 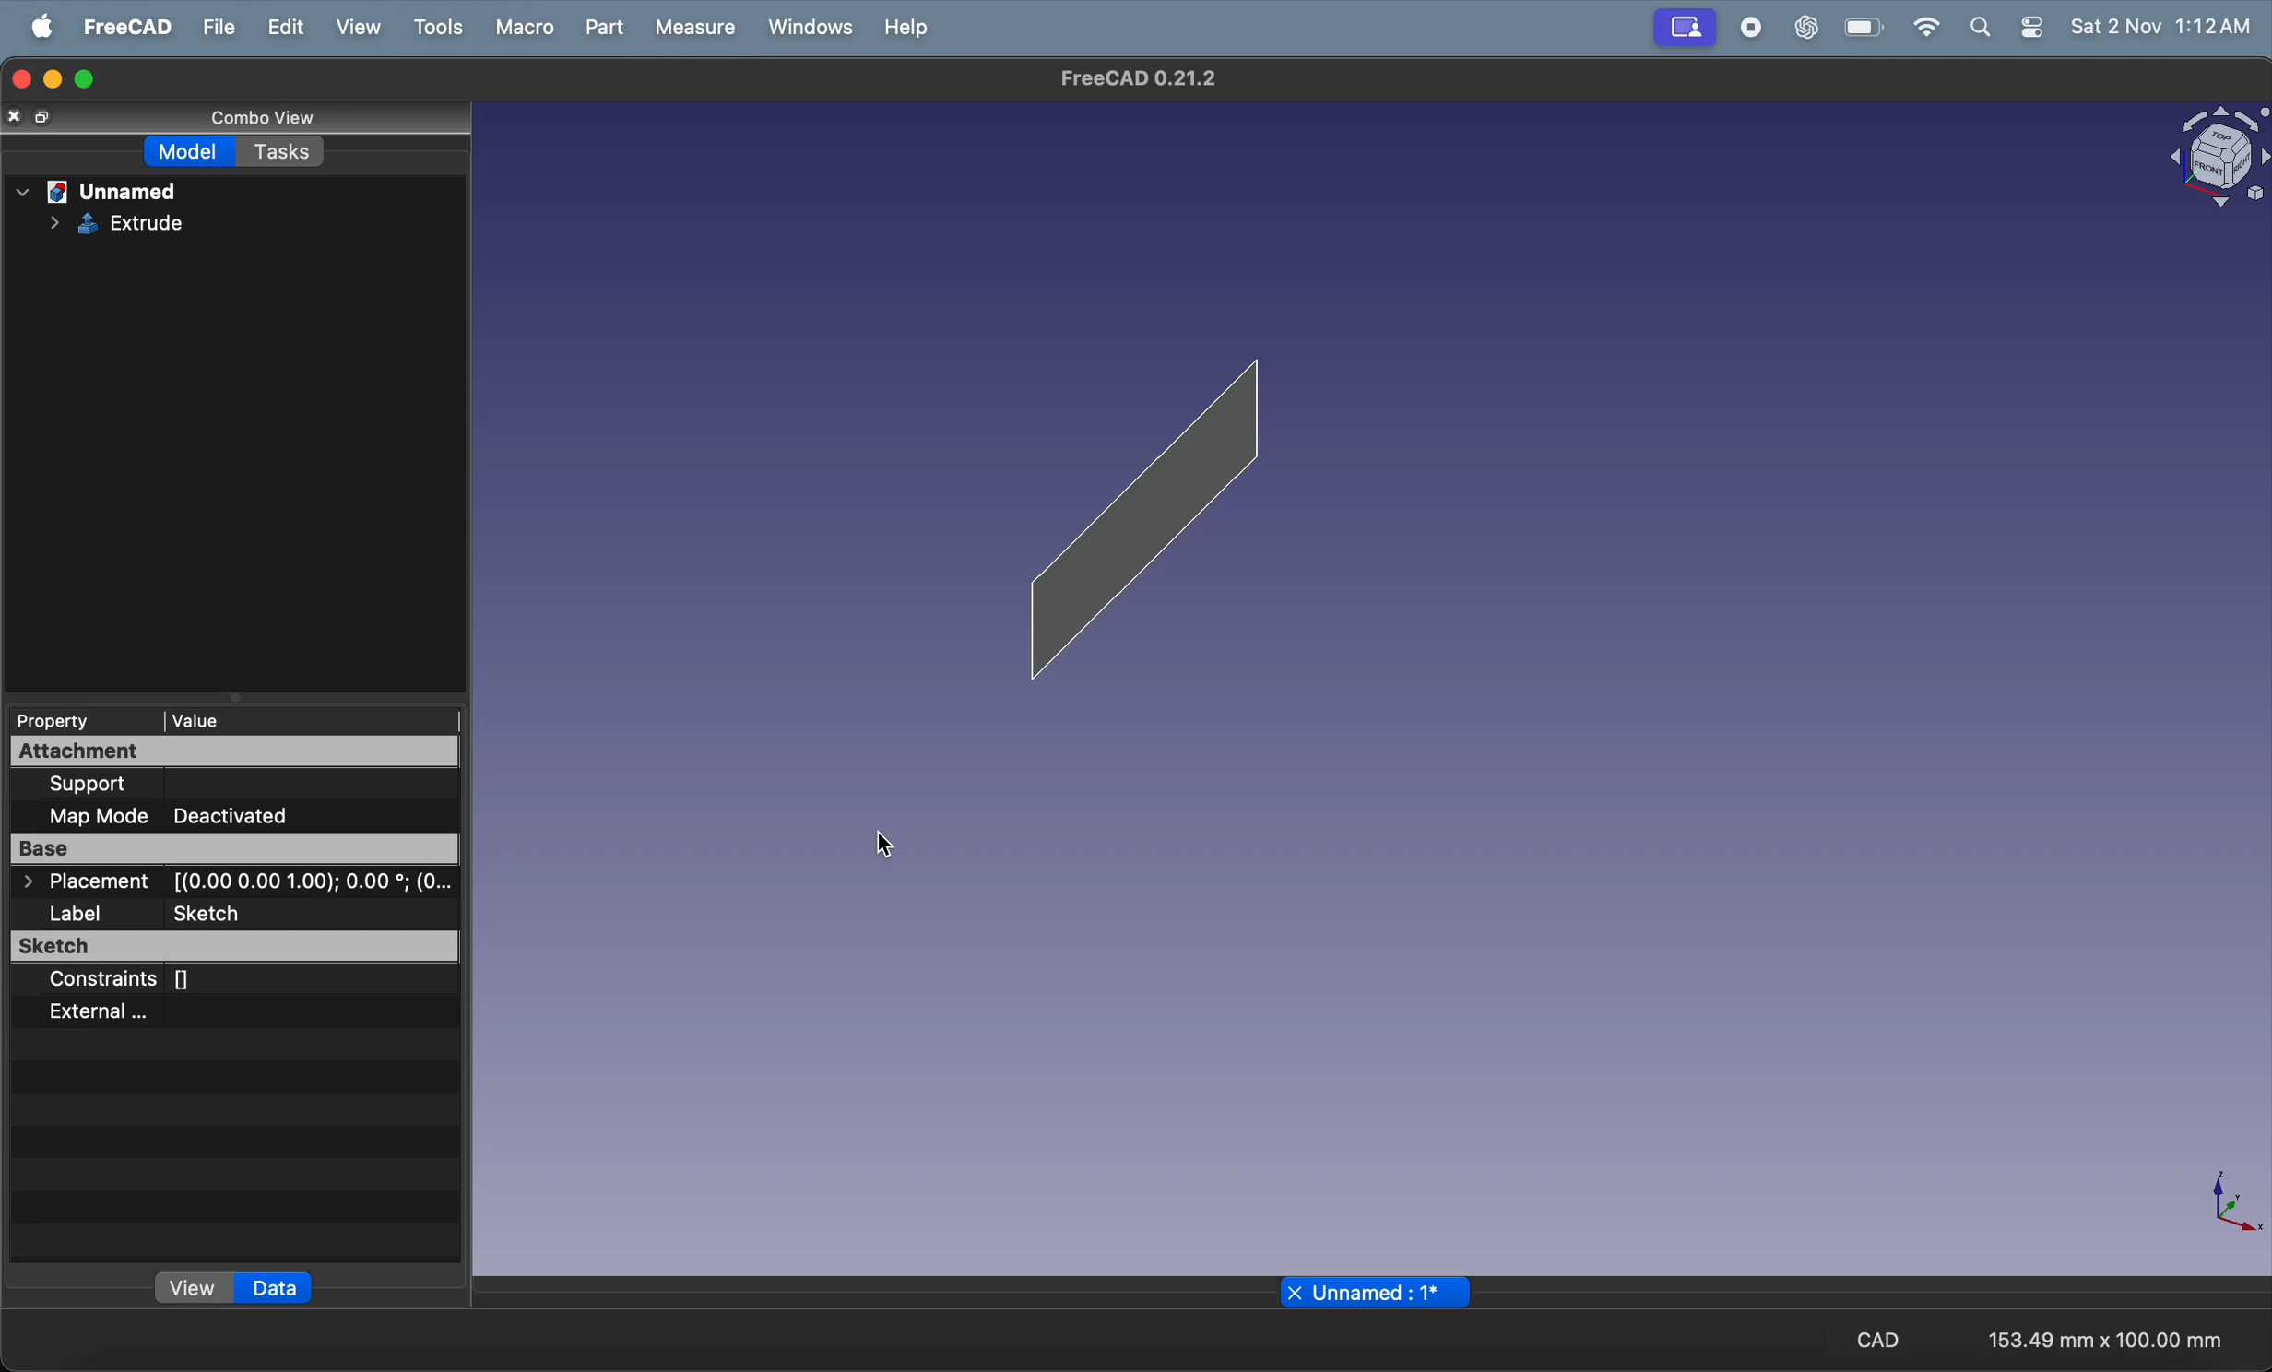 I want to click on label, so click(x=75, y=913).